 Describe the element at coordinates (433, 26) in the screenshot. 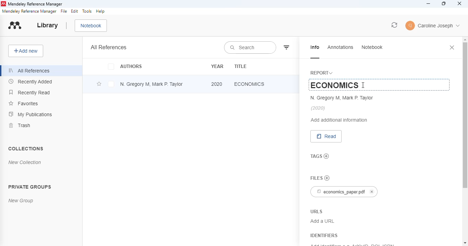

I see `profile` at that location.